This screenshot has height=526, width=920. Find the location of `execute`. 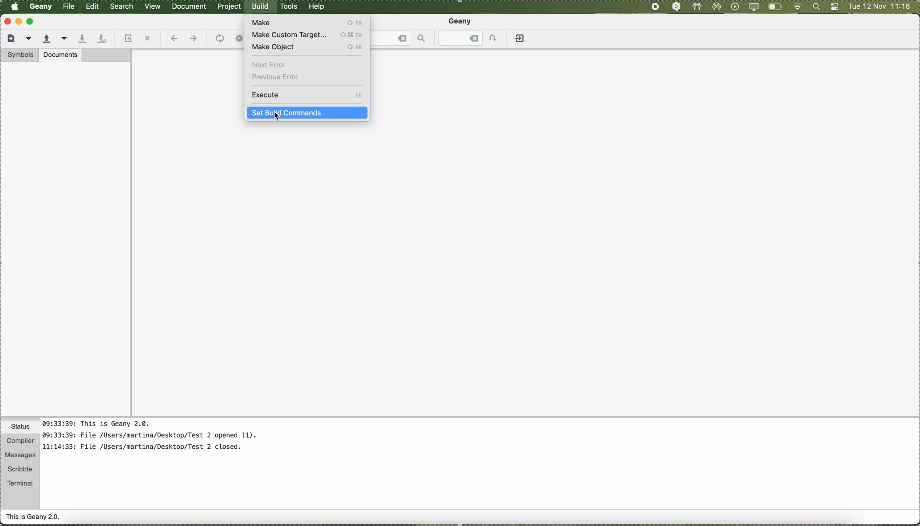

execute is located at coordinates (307, 95).